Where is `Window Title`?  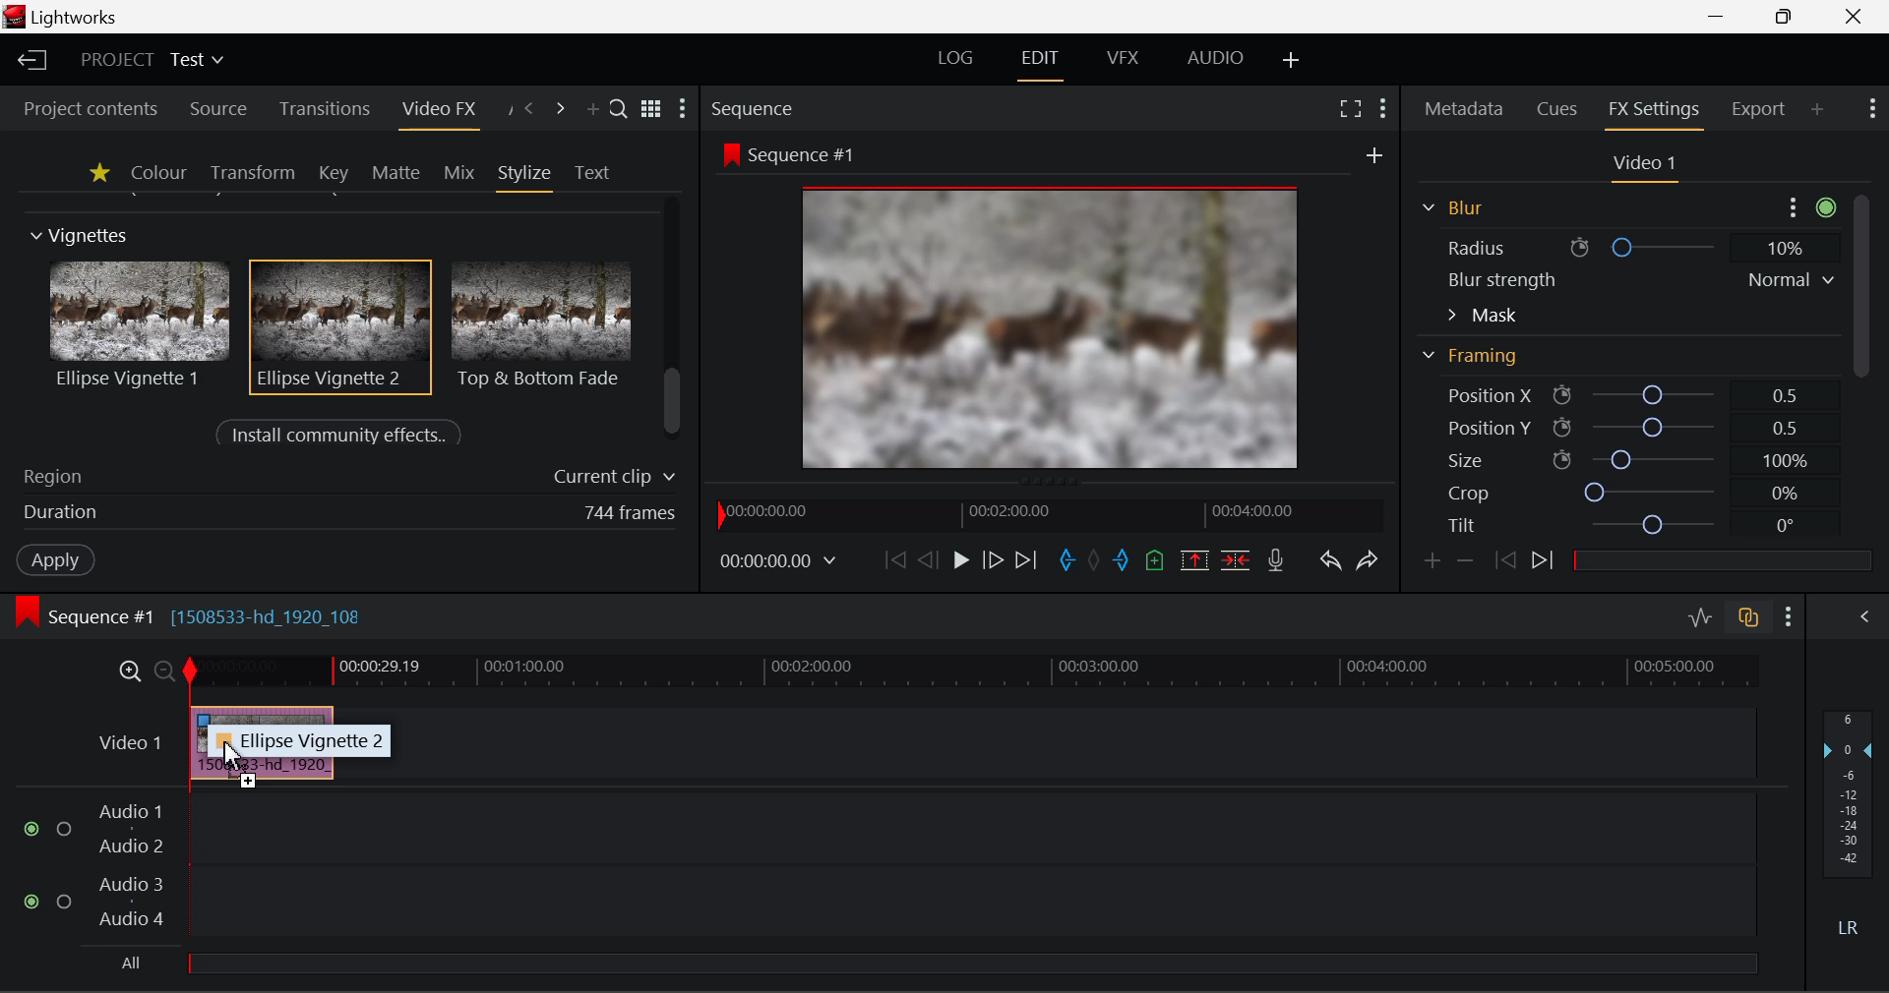 Window Title is located at coordinates (67, 18).